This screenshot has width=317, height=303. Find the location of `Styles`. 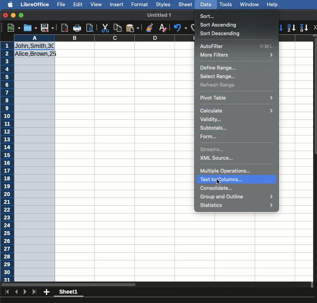

Styles is located at coordinates (164, 5).